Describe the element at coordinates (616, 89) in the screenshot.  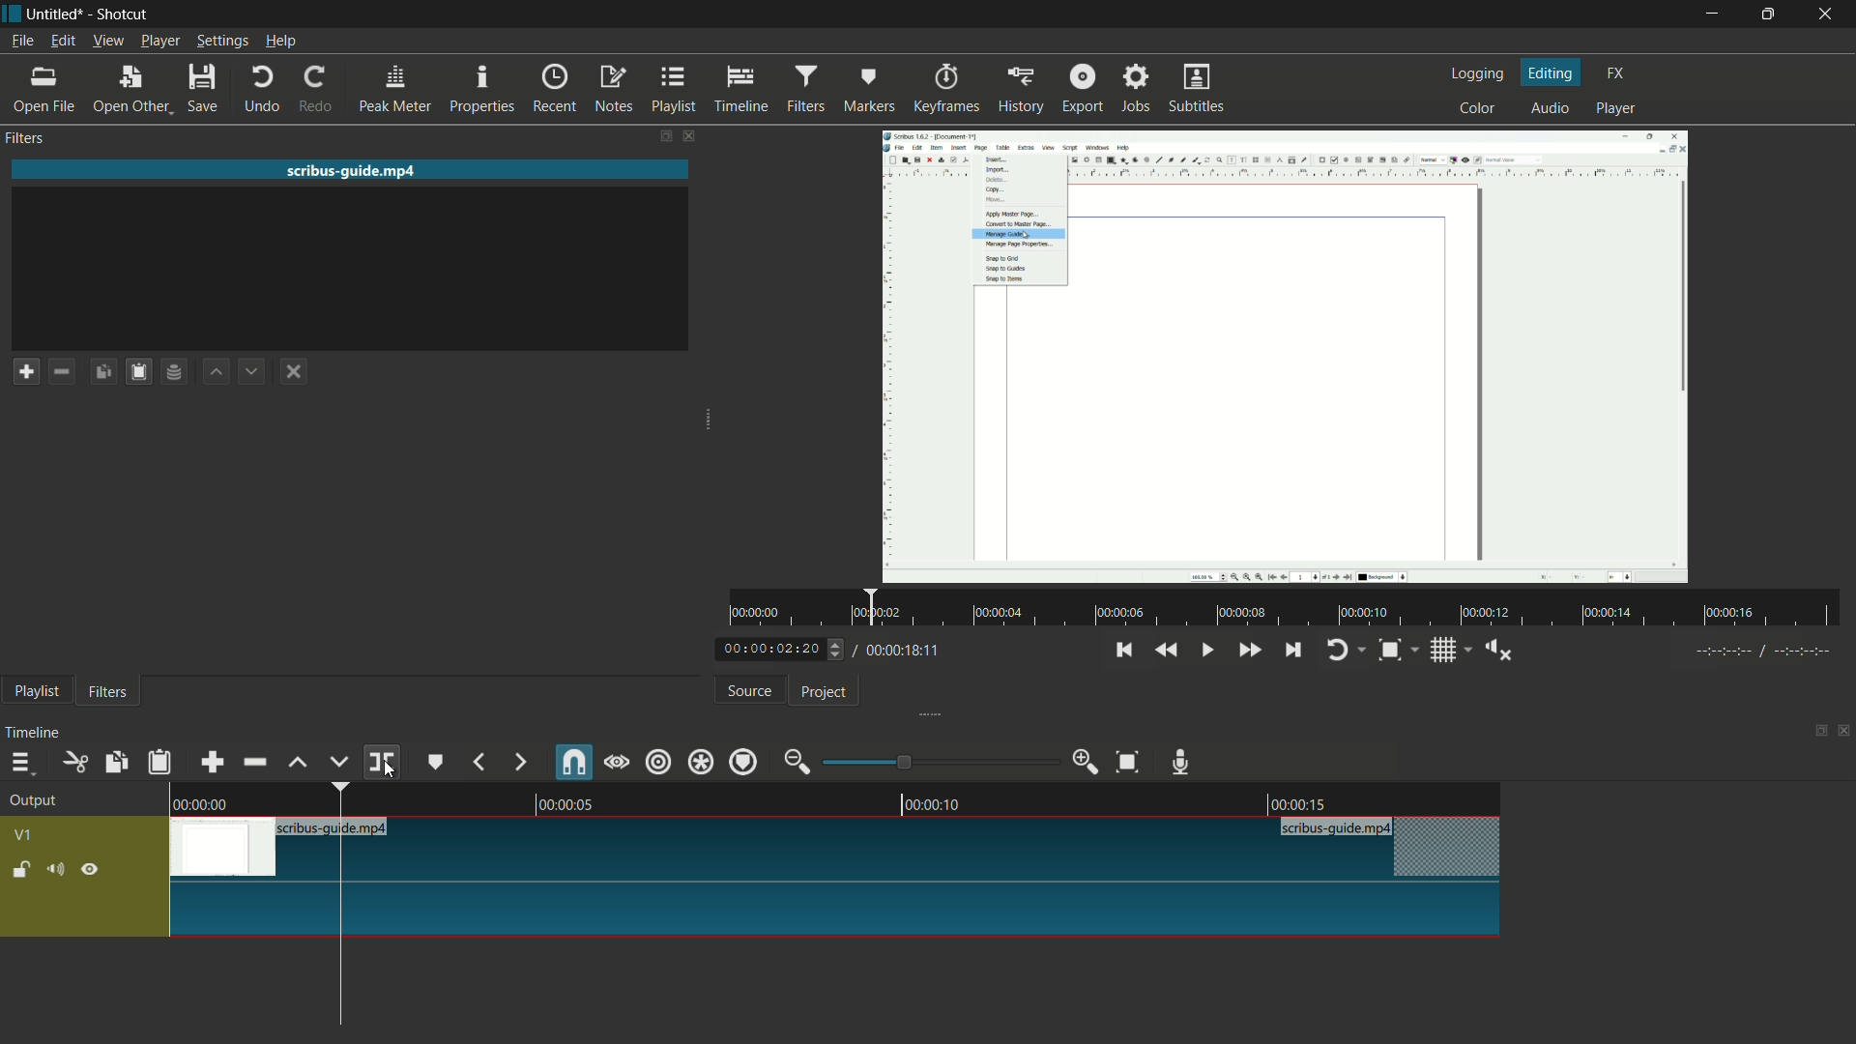
I see `notes` at that location.